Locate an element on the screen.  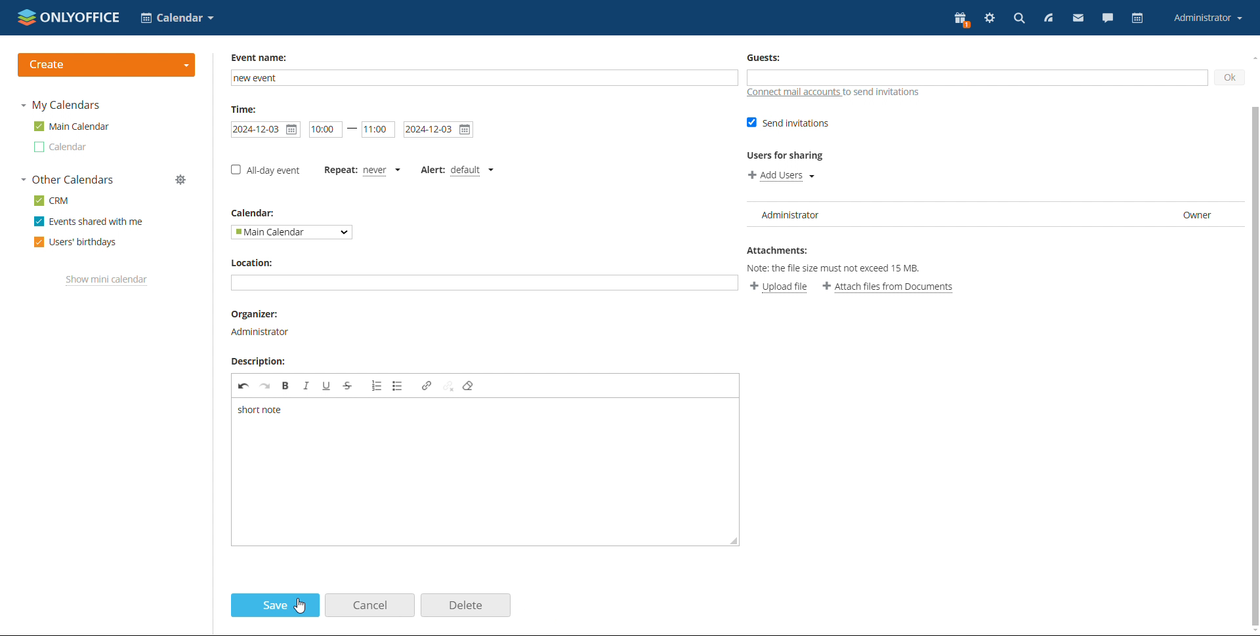
resize is located at coordinates (736, 542).